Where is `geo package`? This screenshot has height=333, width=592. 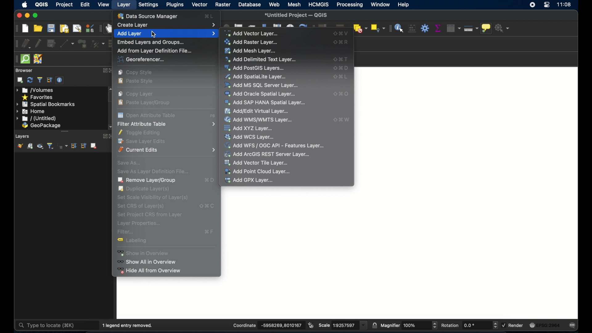 geo package is located at coordinates (41, 126).